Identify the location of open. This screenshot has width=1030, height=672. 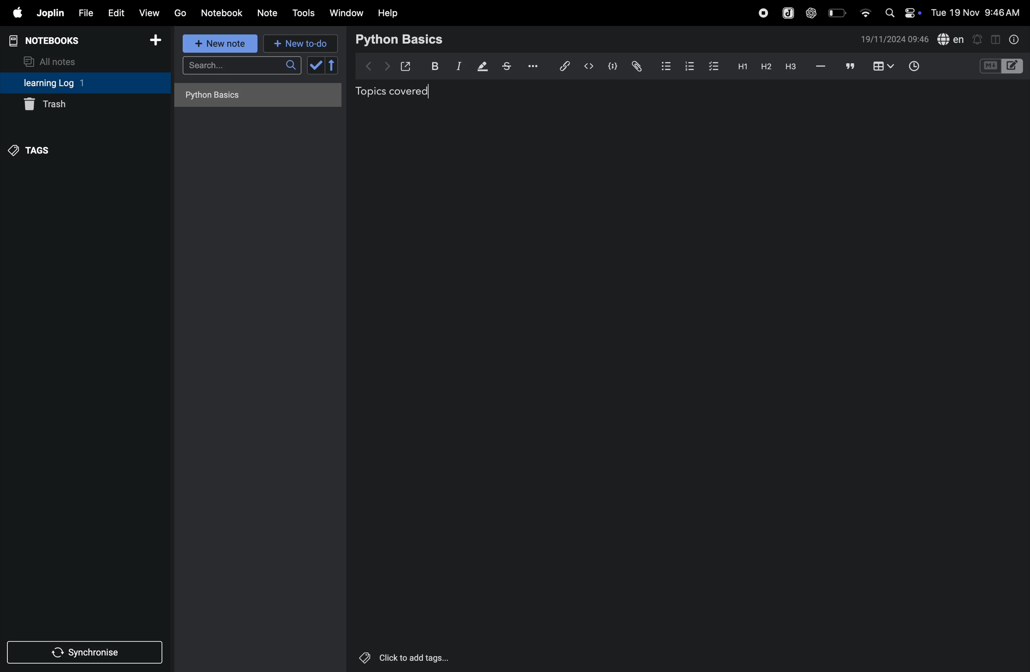
(406, 66).